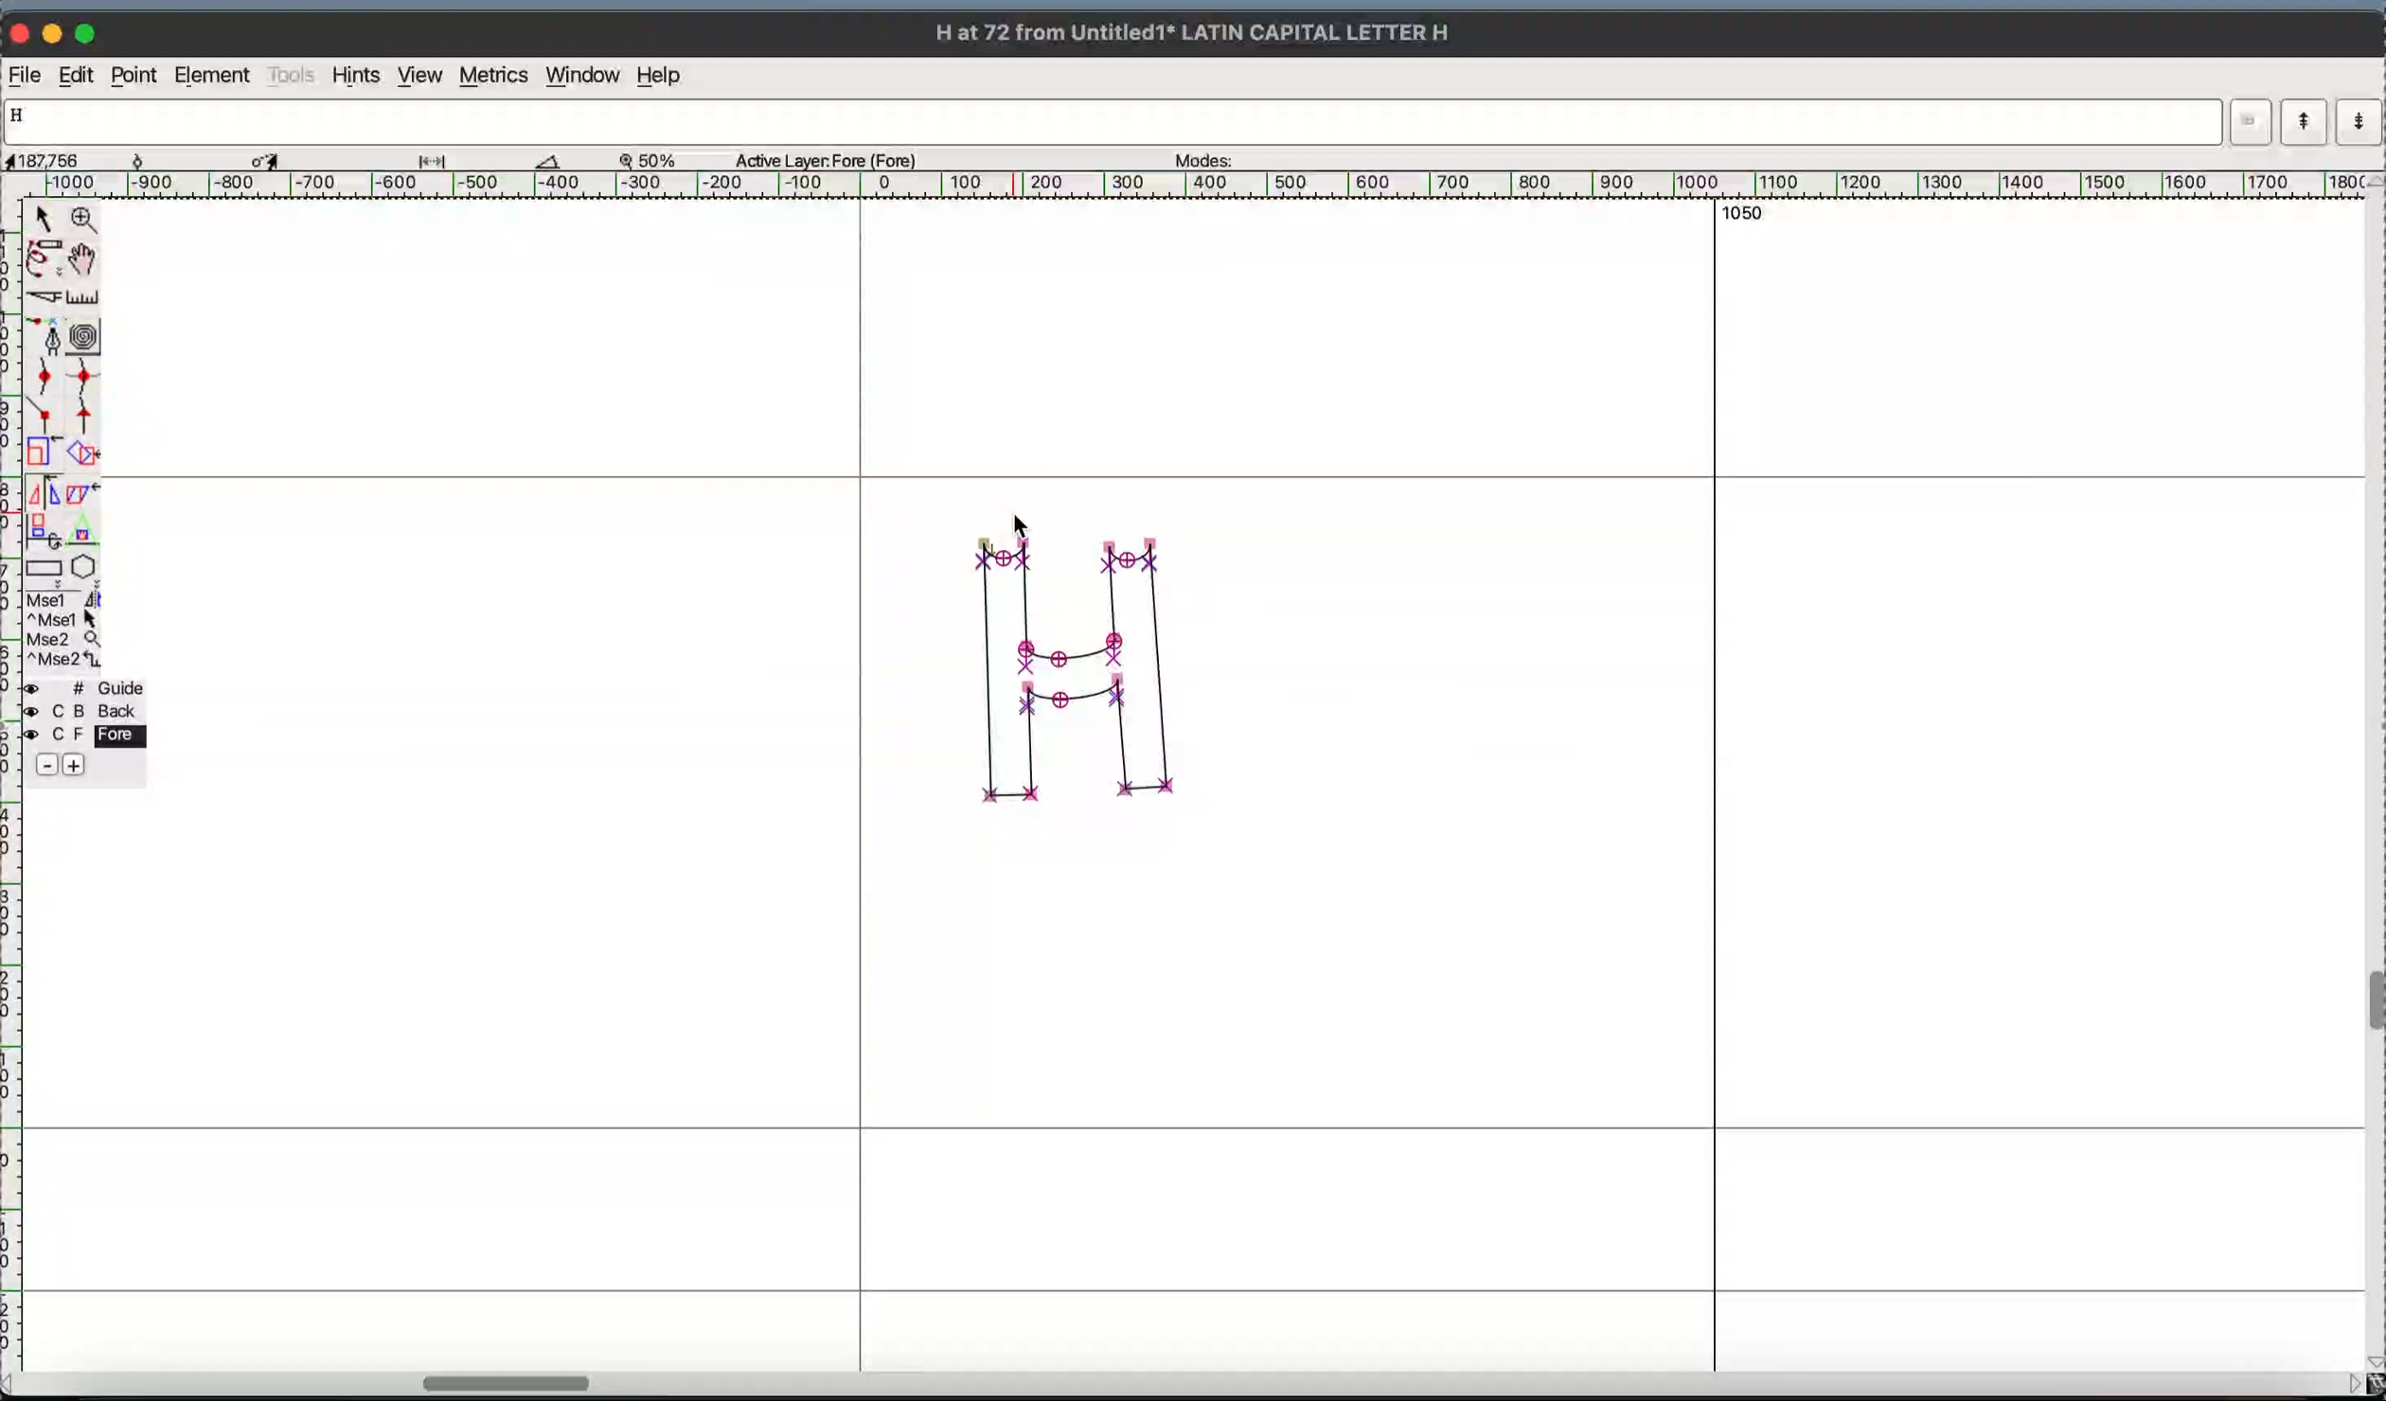 The image size is (2386, 1401). Describe the element at coordinates (1080, 679) in the screenshot. I see `glyph "H"` at that location.